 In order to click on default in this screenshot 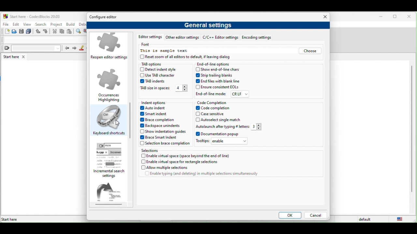, I will do `click(366, 219)`.